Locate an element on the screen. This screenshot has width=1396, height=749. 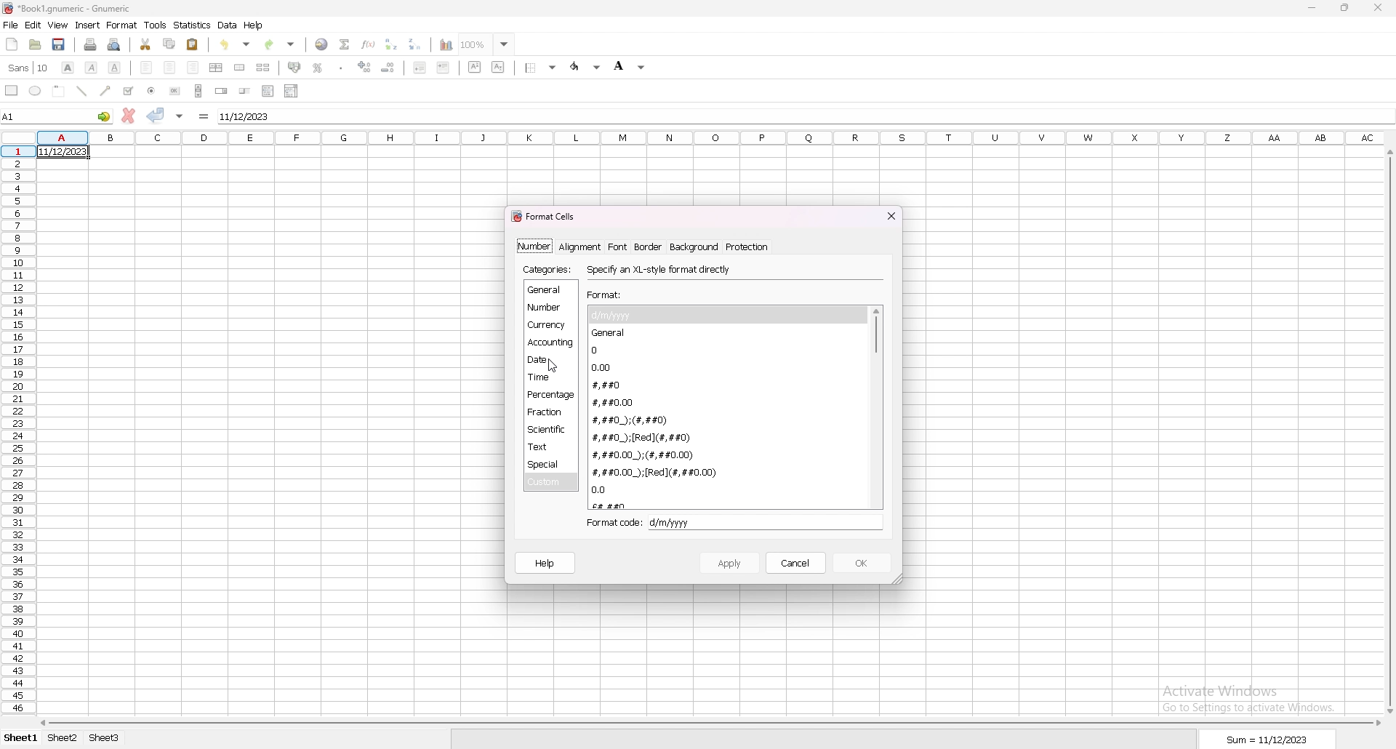
sort ascending is located at coordinates (392, 44).